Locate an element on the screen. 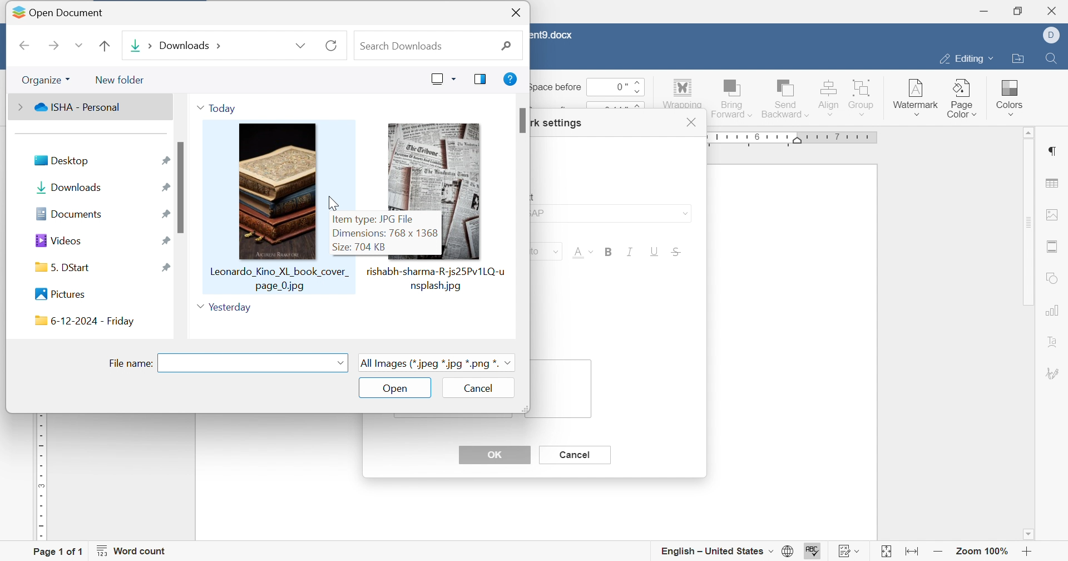 Image resolution: width=1068 pixels, height=561 pixels. drop down is located at coordinates (76, 46).